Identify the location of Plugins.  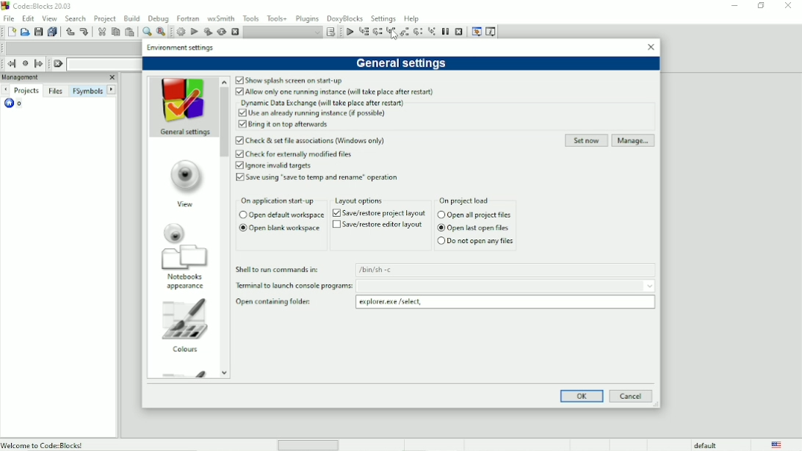
(308, 19).